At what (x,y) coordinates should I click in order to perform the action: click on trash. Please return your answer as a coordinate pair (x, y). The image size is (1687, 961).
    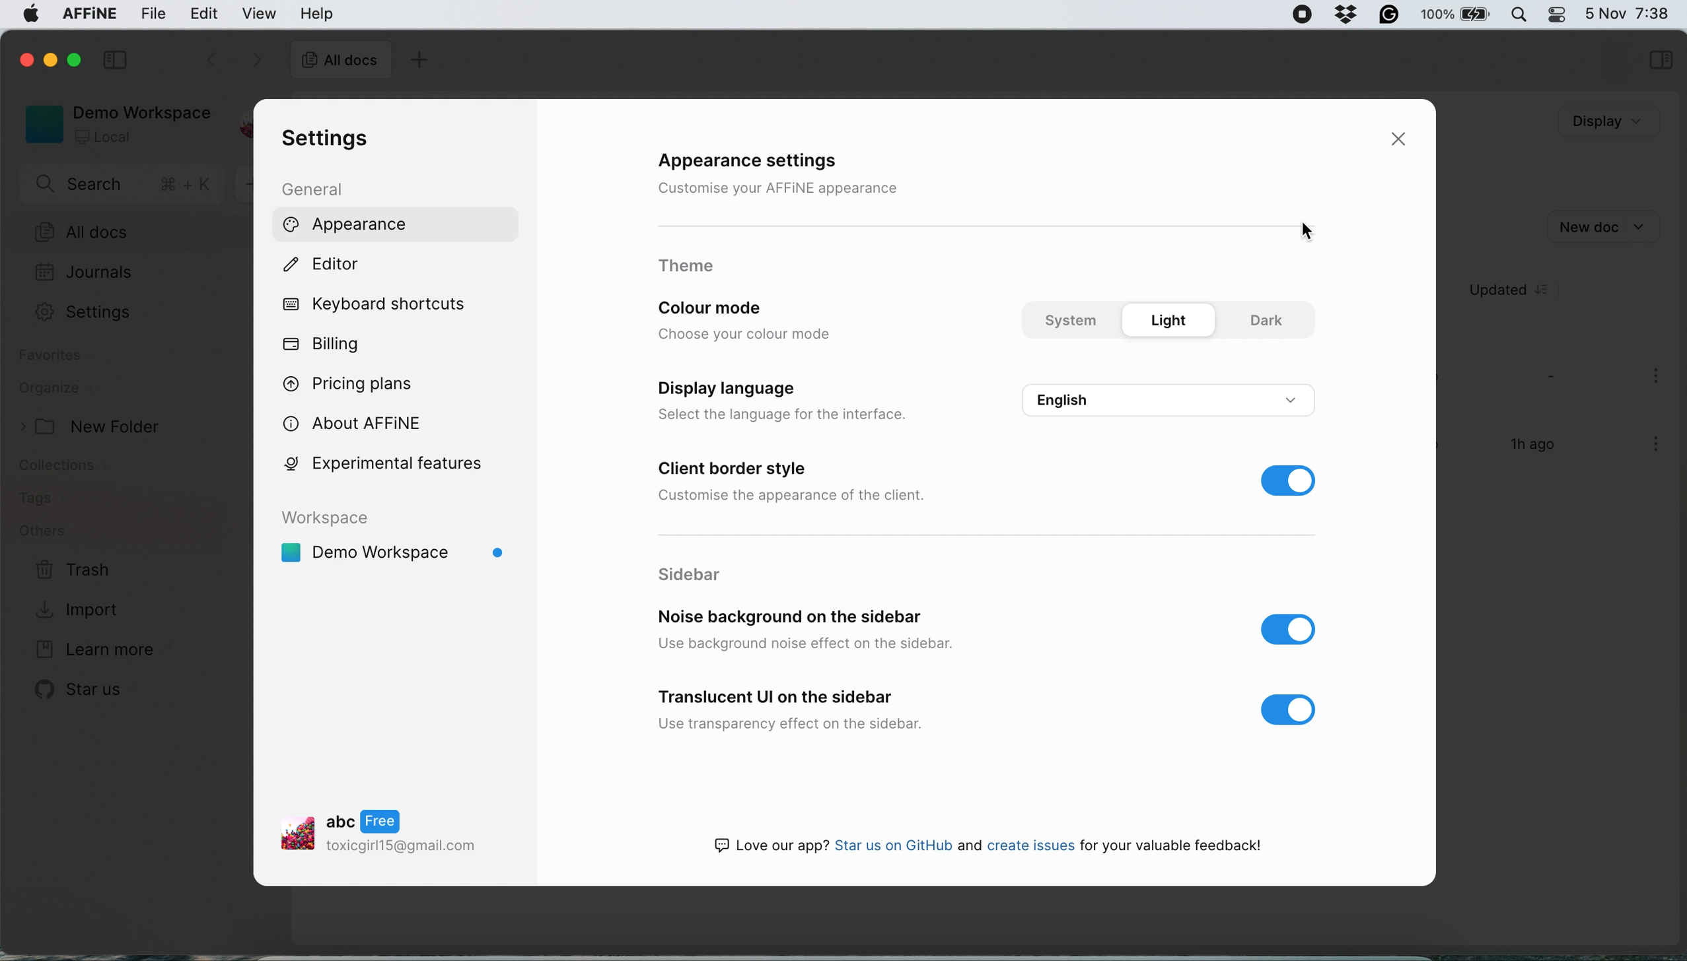
    Looking at the image, I should click on (70, 568).